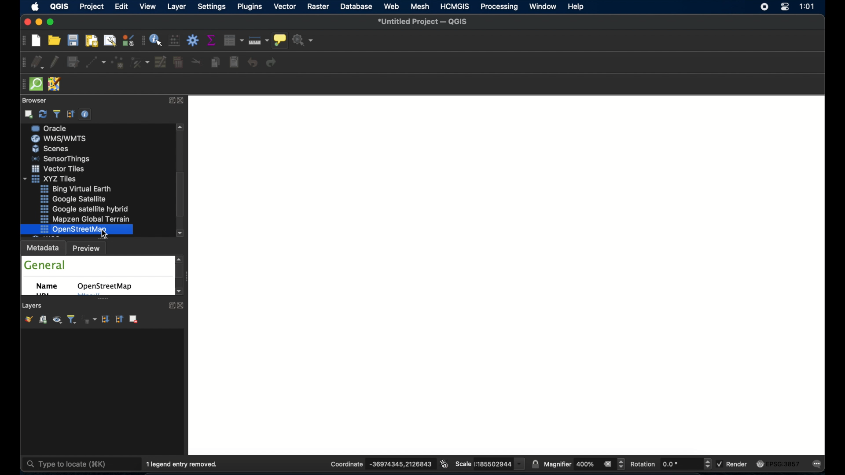  I want to click on digitizing toolbar, so click(21, 62).